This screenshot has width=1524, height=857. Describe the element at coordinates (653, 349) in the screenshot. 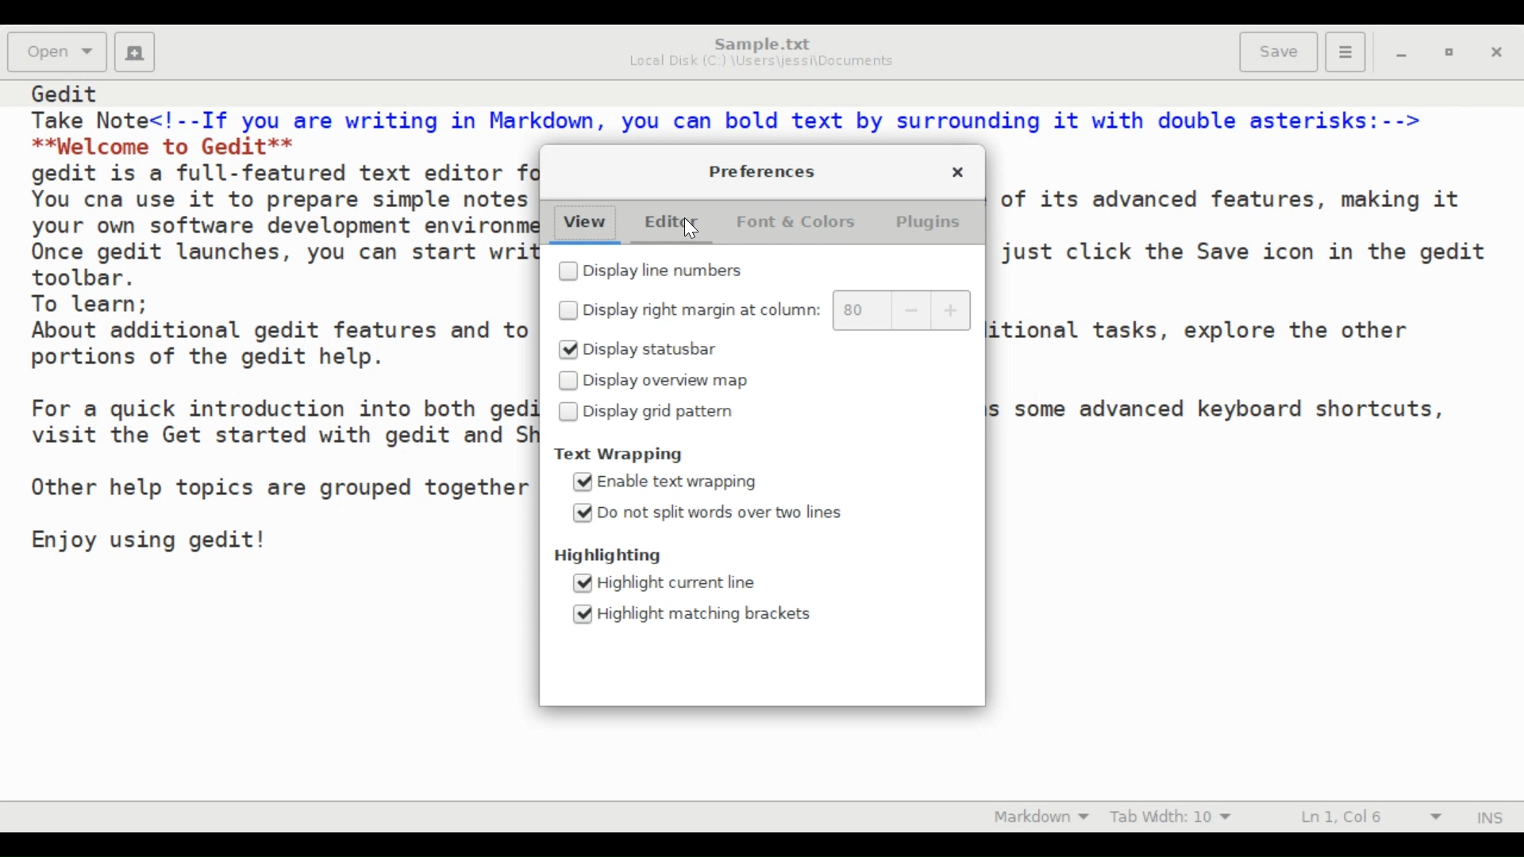

I see `(un)select Display statusbar` at that location.